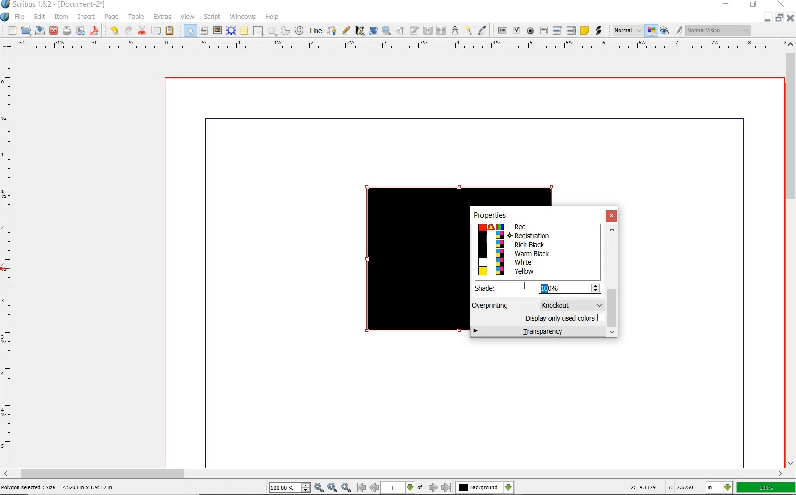 This screenshot has width=796, height=495. What do you see at coordinates (766, 488) in the screenshot?
I see `100%` at bounding box center [766, 488].